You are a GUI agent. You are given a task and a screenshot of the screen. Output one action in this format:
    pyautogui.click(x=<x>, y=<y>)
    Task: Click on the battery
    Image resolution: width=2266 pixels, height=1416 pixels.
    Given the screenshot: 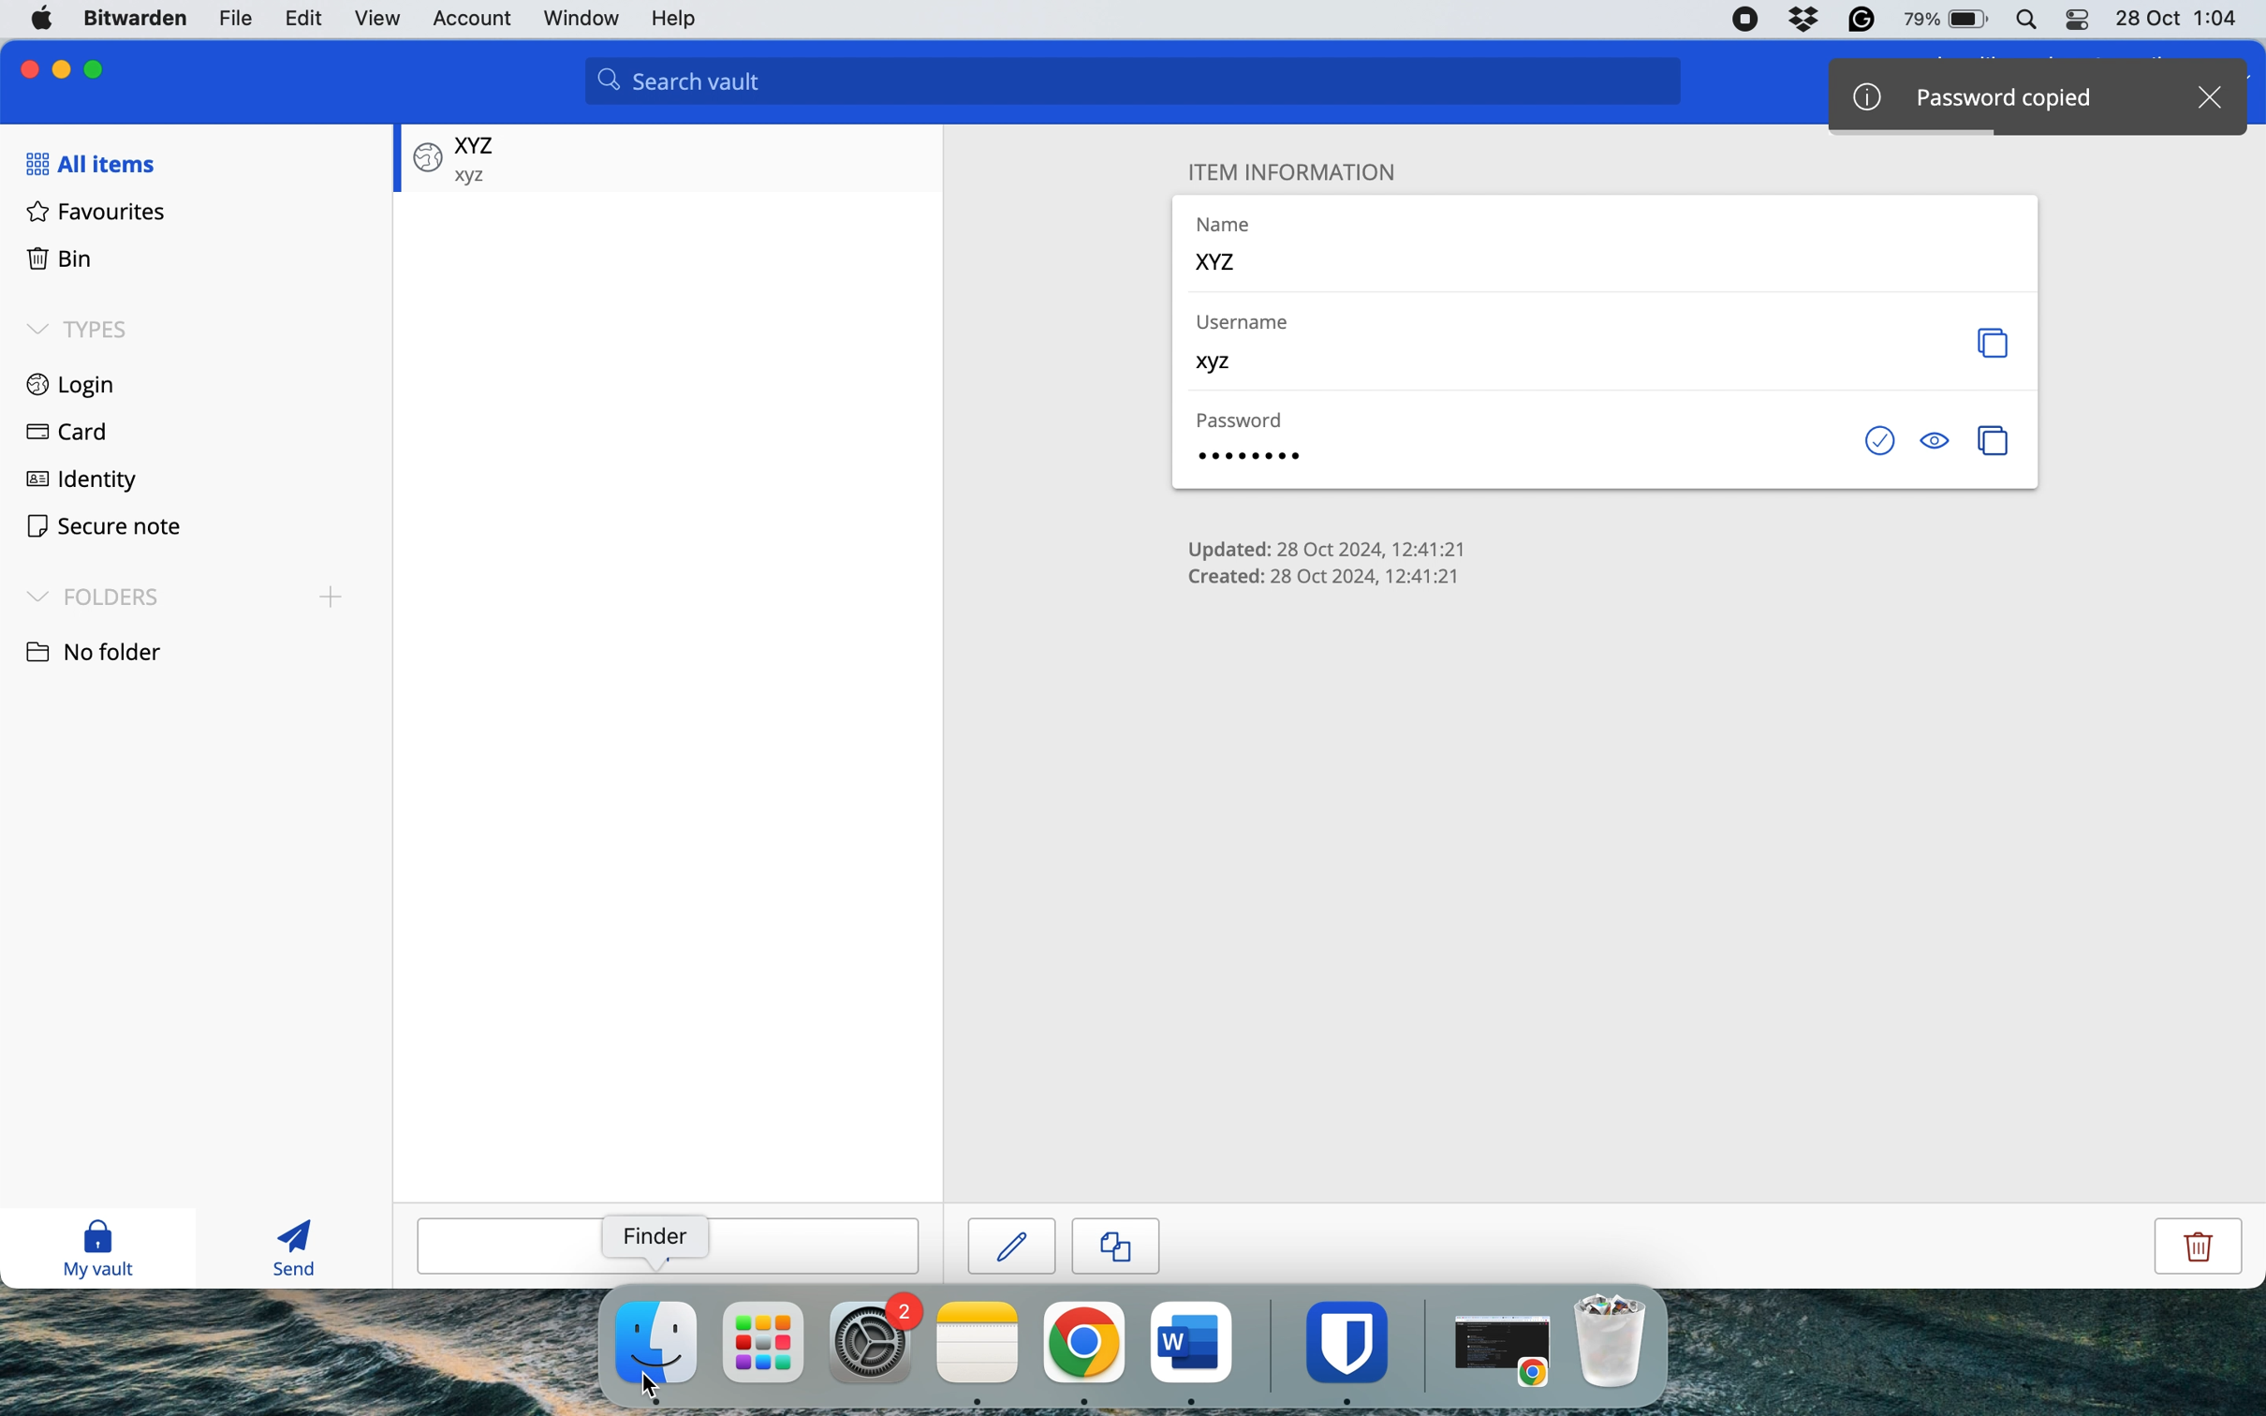 What is the action you would take?
    pyautogui.click(x=1940, y=20)
    